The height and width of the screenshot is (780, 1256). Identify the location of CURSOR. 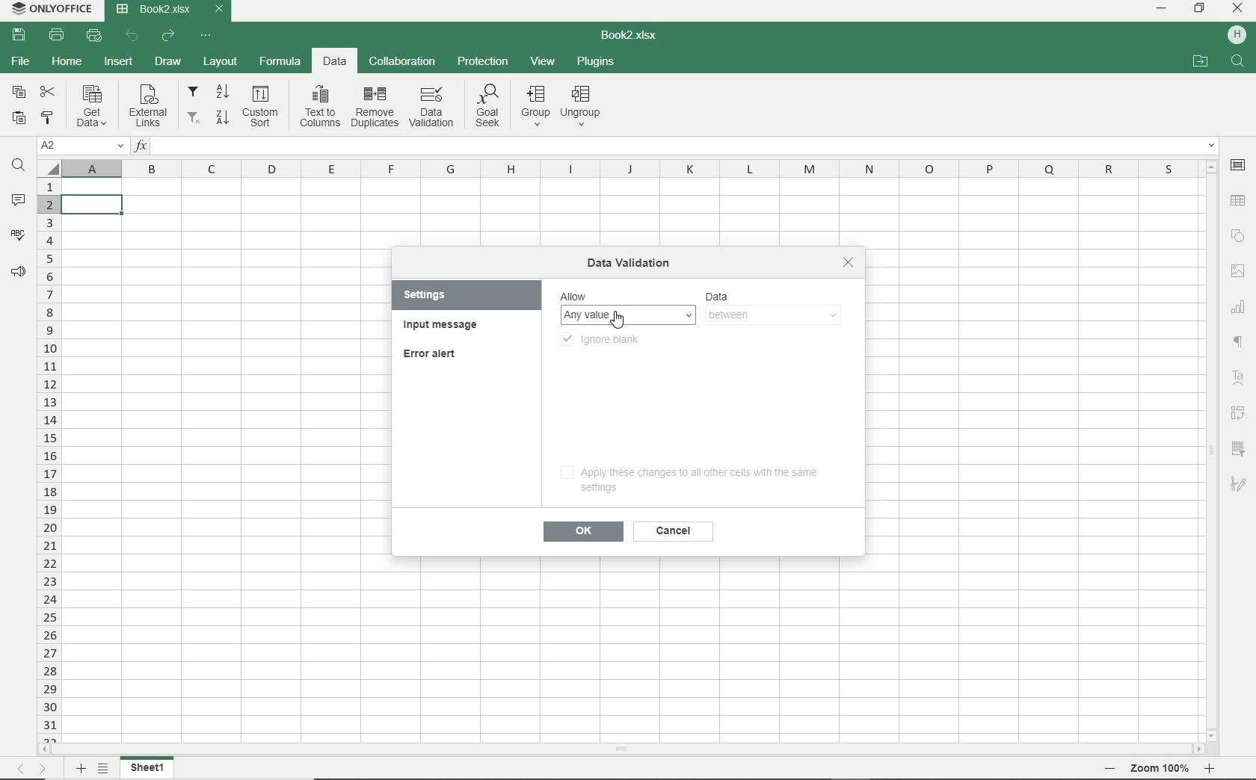
(618, 319).